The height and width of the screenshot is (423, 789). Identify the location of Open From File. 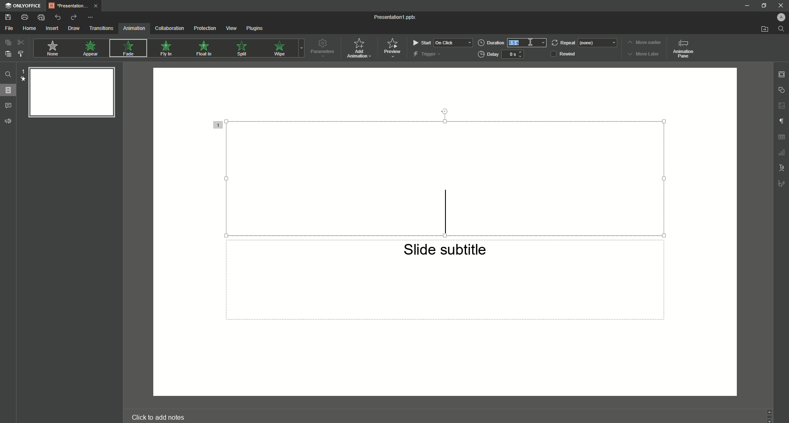
(764, 29).